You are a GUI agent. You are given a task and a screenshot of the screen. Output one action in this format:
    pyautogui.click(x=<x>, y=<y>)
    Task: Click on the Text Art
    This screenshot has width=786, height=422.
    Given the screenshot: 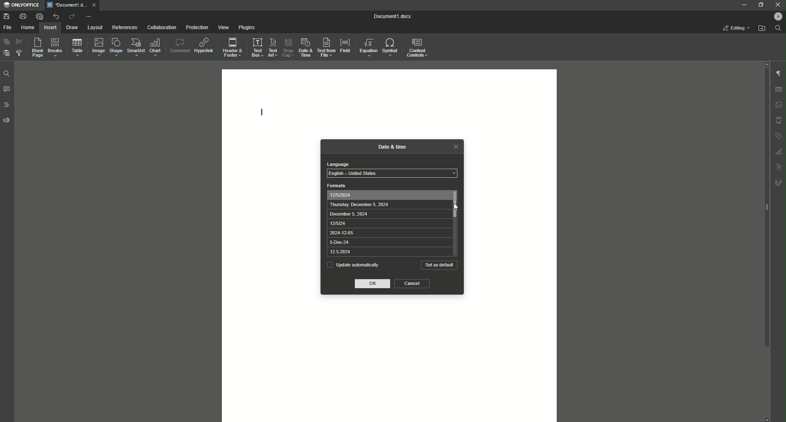 What is the action you would take?
    pyautogui.click(x=273, y=46)
    